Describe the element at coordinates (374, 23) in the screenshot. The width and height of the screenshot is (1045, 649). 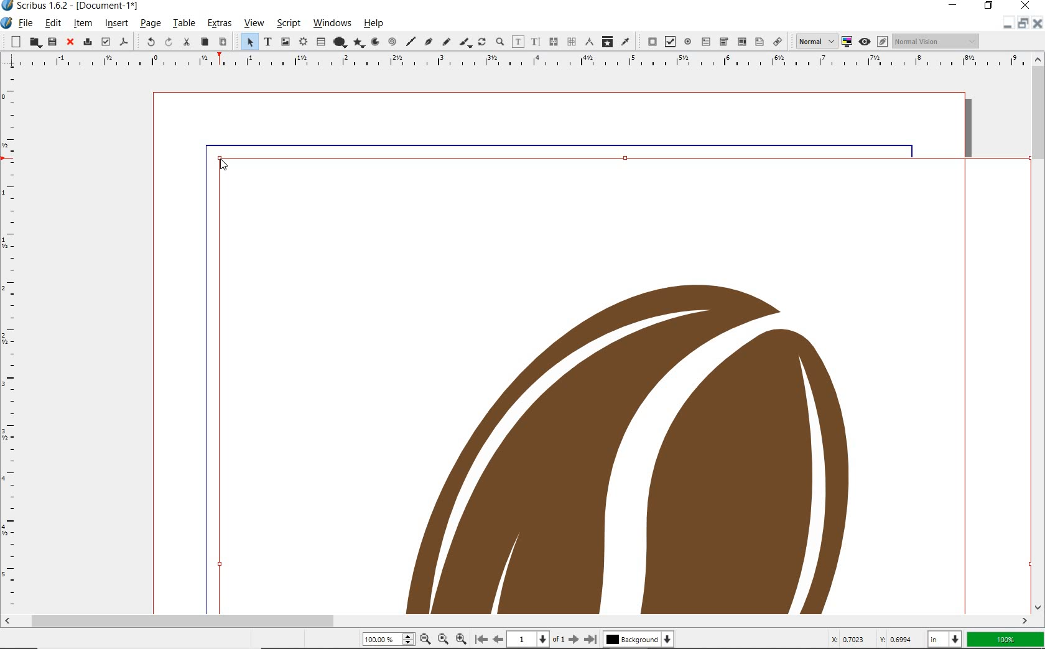
I see `help` at that location.